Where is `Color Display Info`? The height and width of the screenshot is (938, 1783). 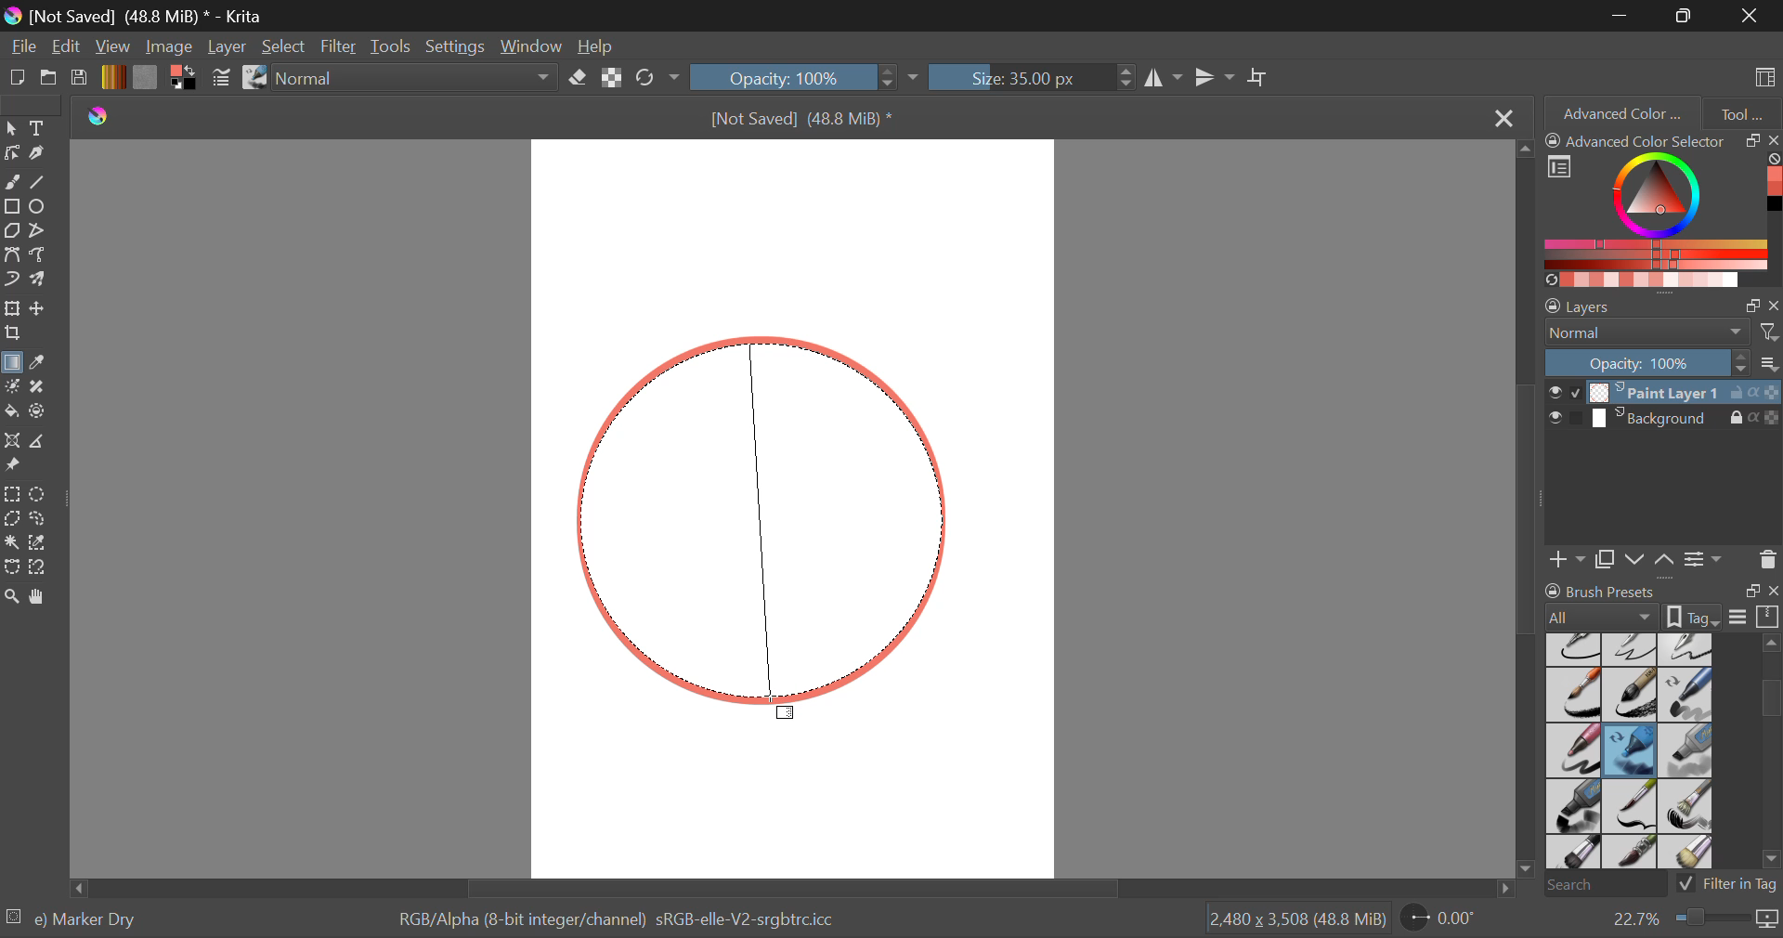 Color Display Info is located at coordinates (623, 923).